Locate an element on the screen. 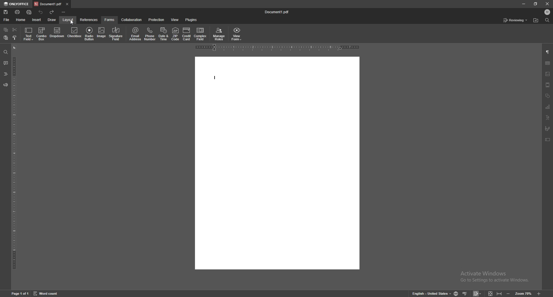 The width and height of the screenshot is (553, 297). quick print is located at coordinates (29, 12).